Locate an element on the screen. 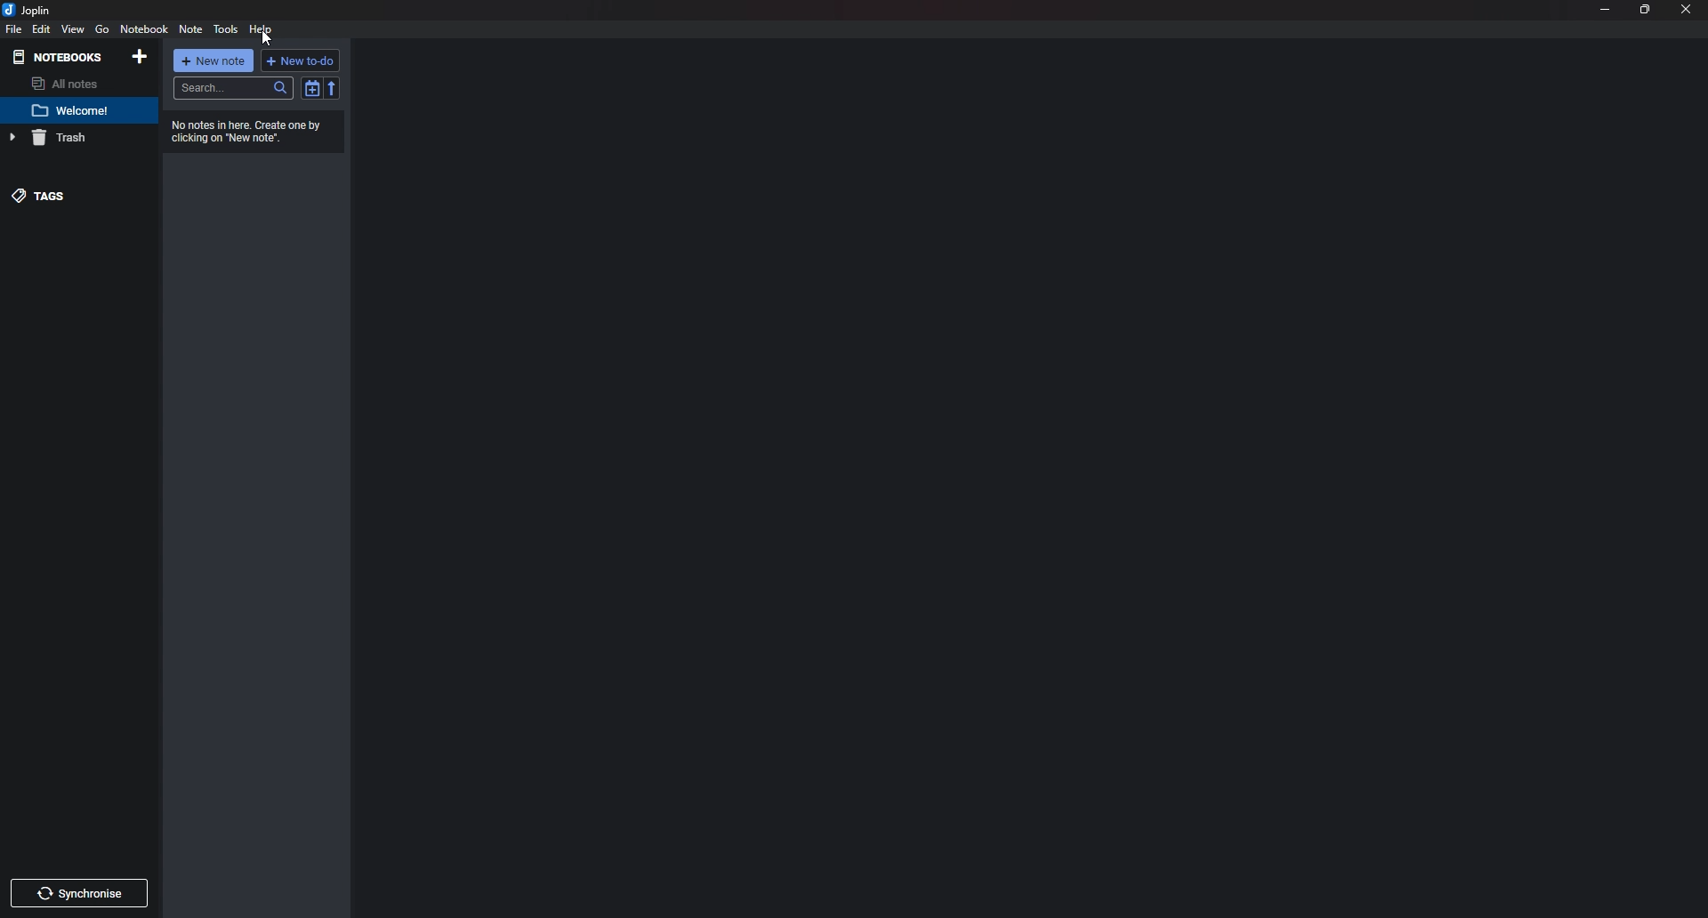  Note is located at coordinates (74, 111).